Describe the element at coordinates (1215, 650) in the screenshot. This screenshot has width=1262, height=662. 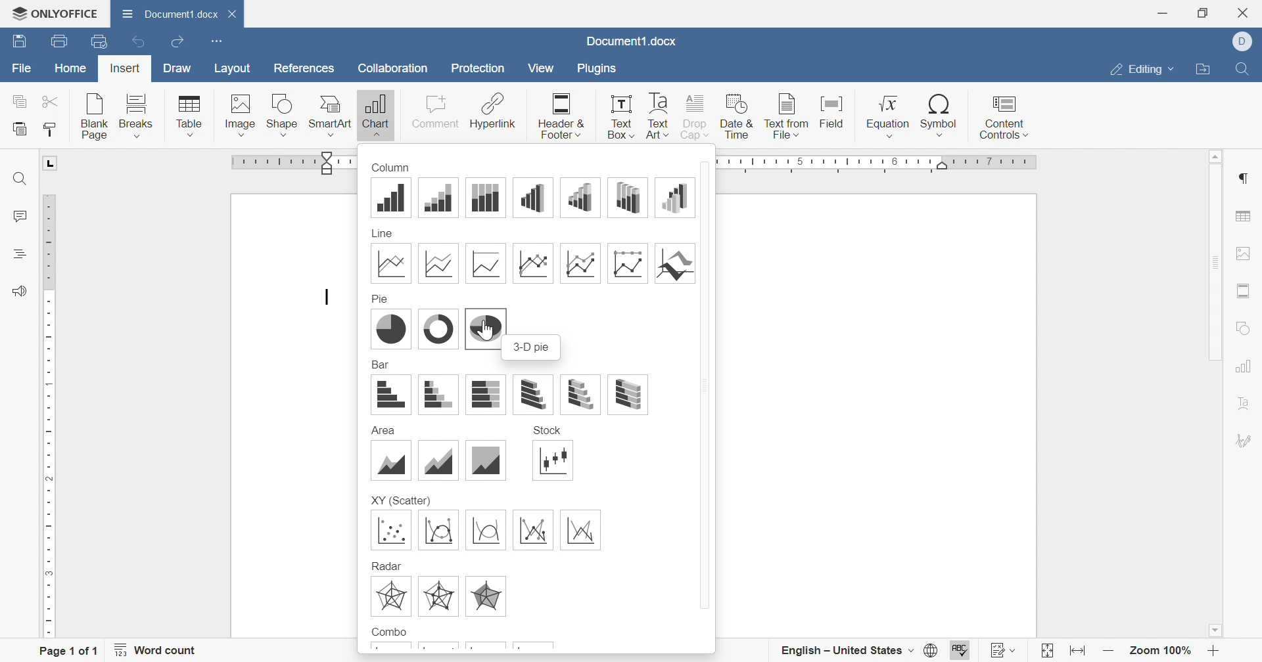
I see `Zoom In` at that location.